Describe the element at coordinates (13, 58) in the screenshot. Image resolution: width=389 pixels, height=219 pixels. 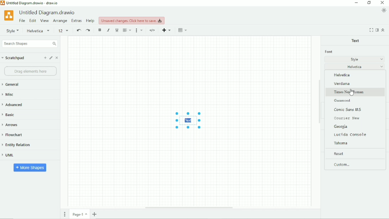
I see `Scratchpad` at that location.